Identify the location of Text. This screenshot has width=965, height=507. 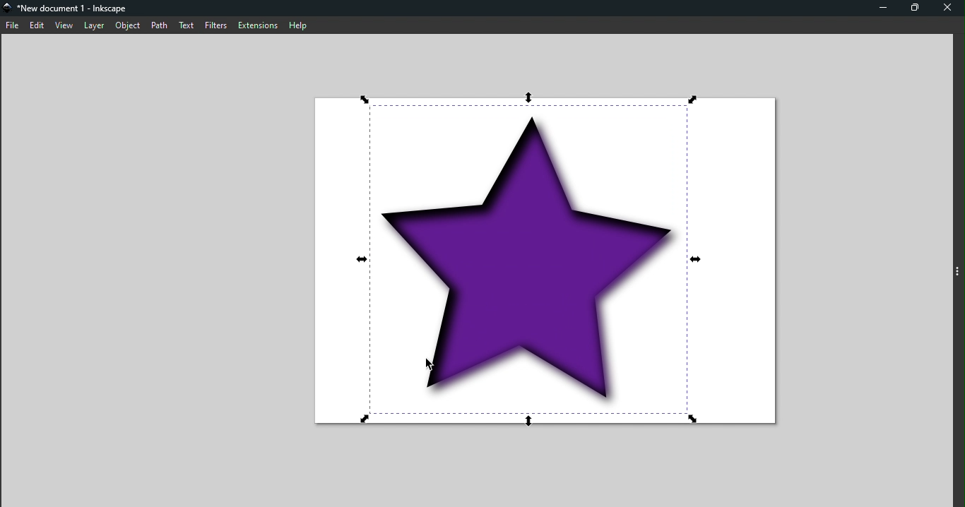
(187, 26).